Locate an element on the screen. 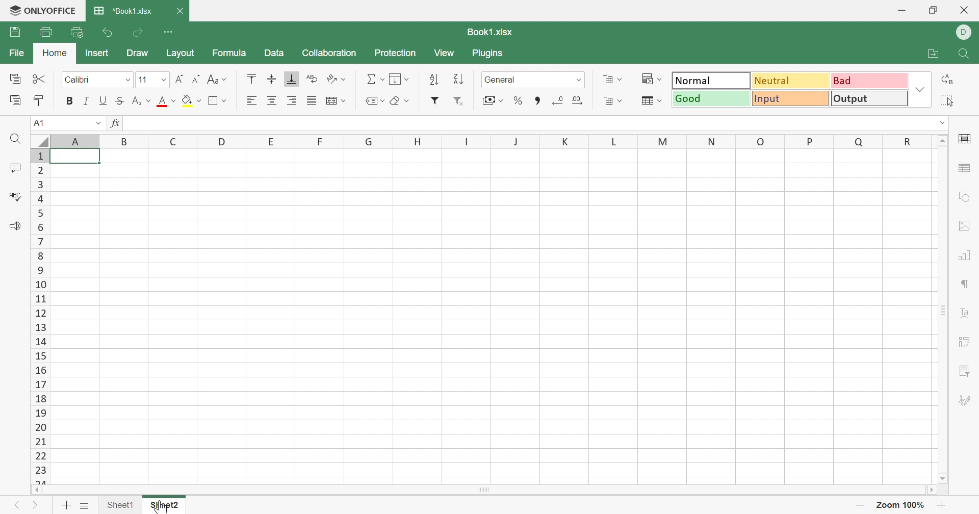 Image resolution: width=979 pixels, height=514 pixels. Superscript/ Subscript is located at coordinates (137, 101).